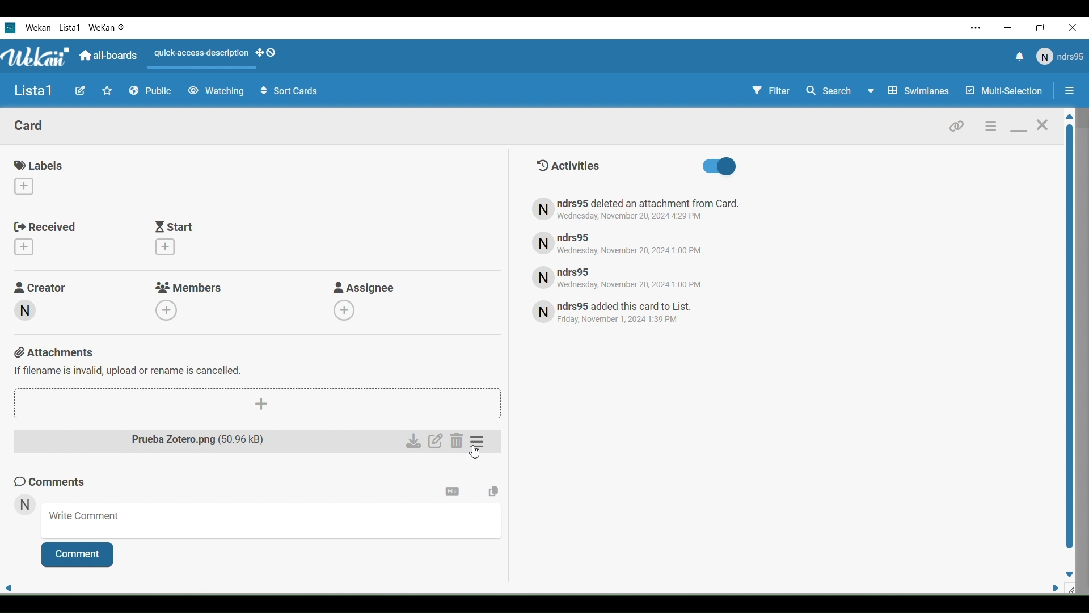  What do you see at coordinates (719, 167) in the screenshot?
I see `Activities toggle` at bounding box center [719, 167].